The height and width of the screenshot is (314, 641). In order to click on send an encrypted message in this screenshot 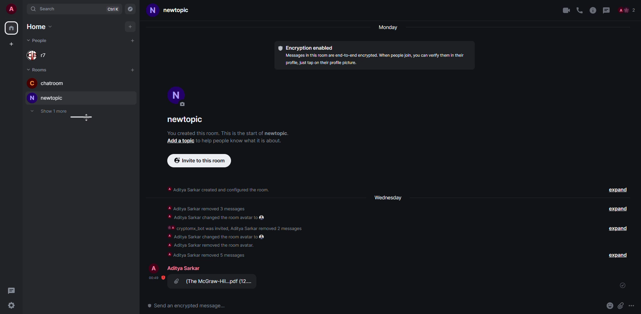, I will do `click(188, 306)`.